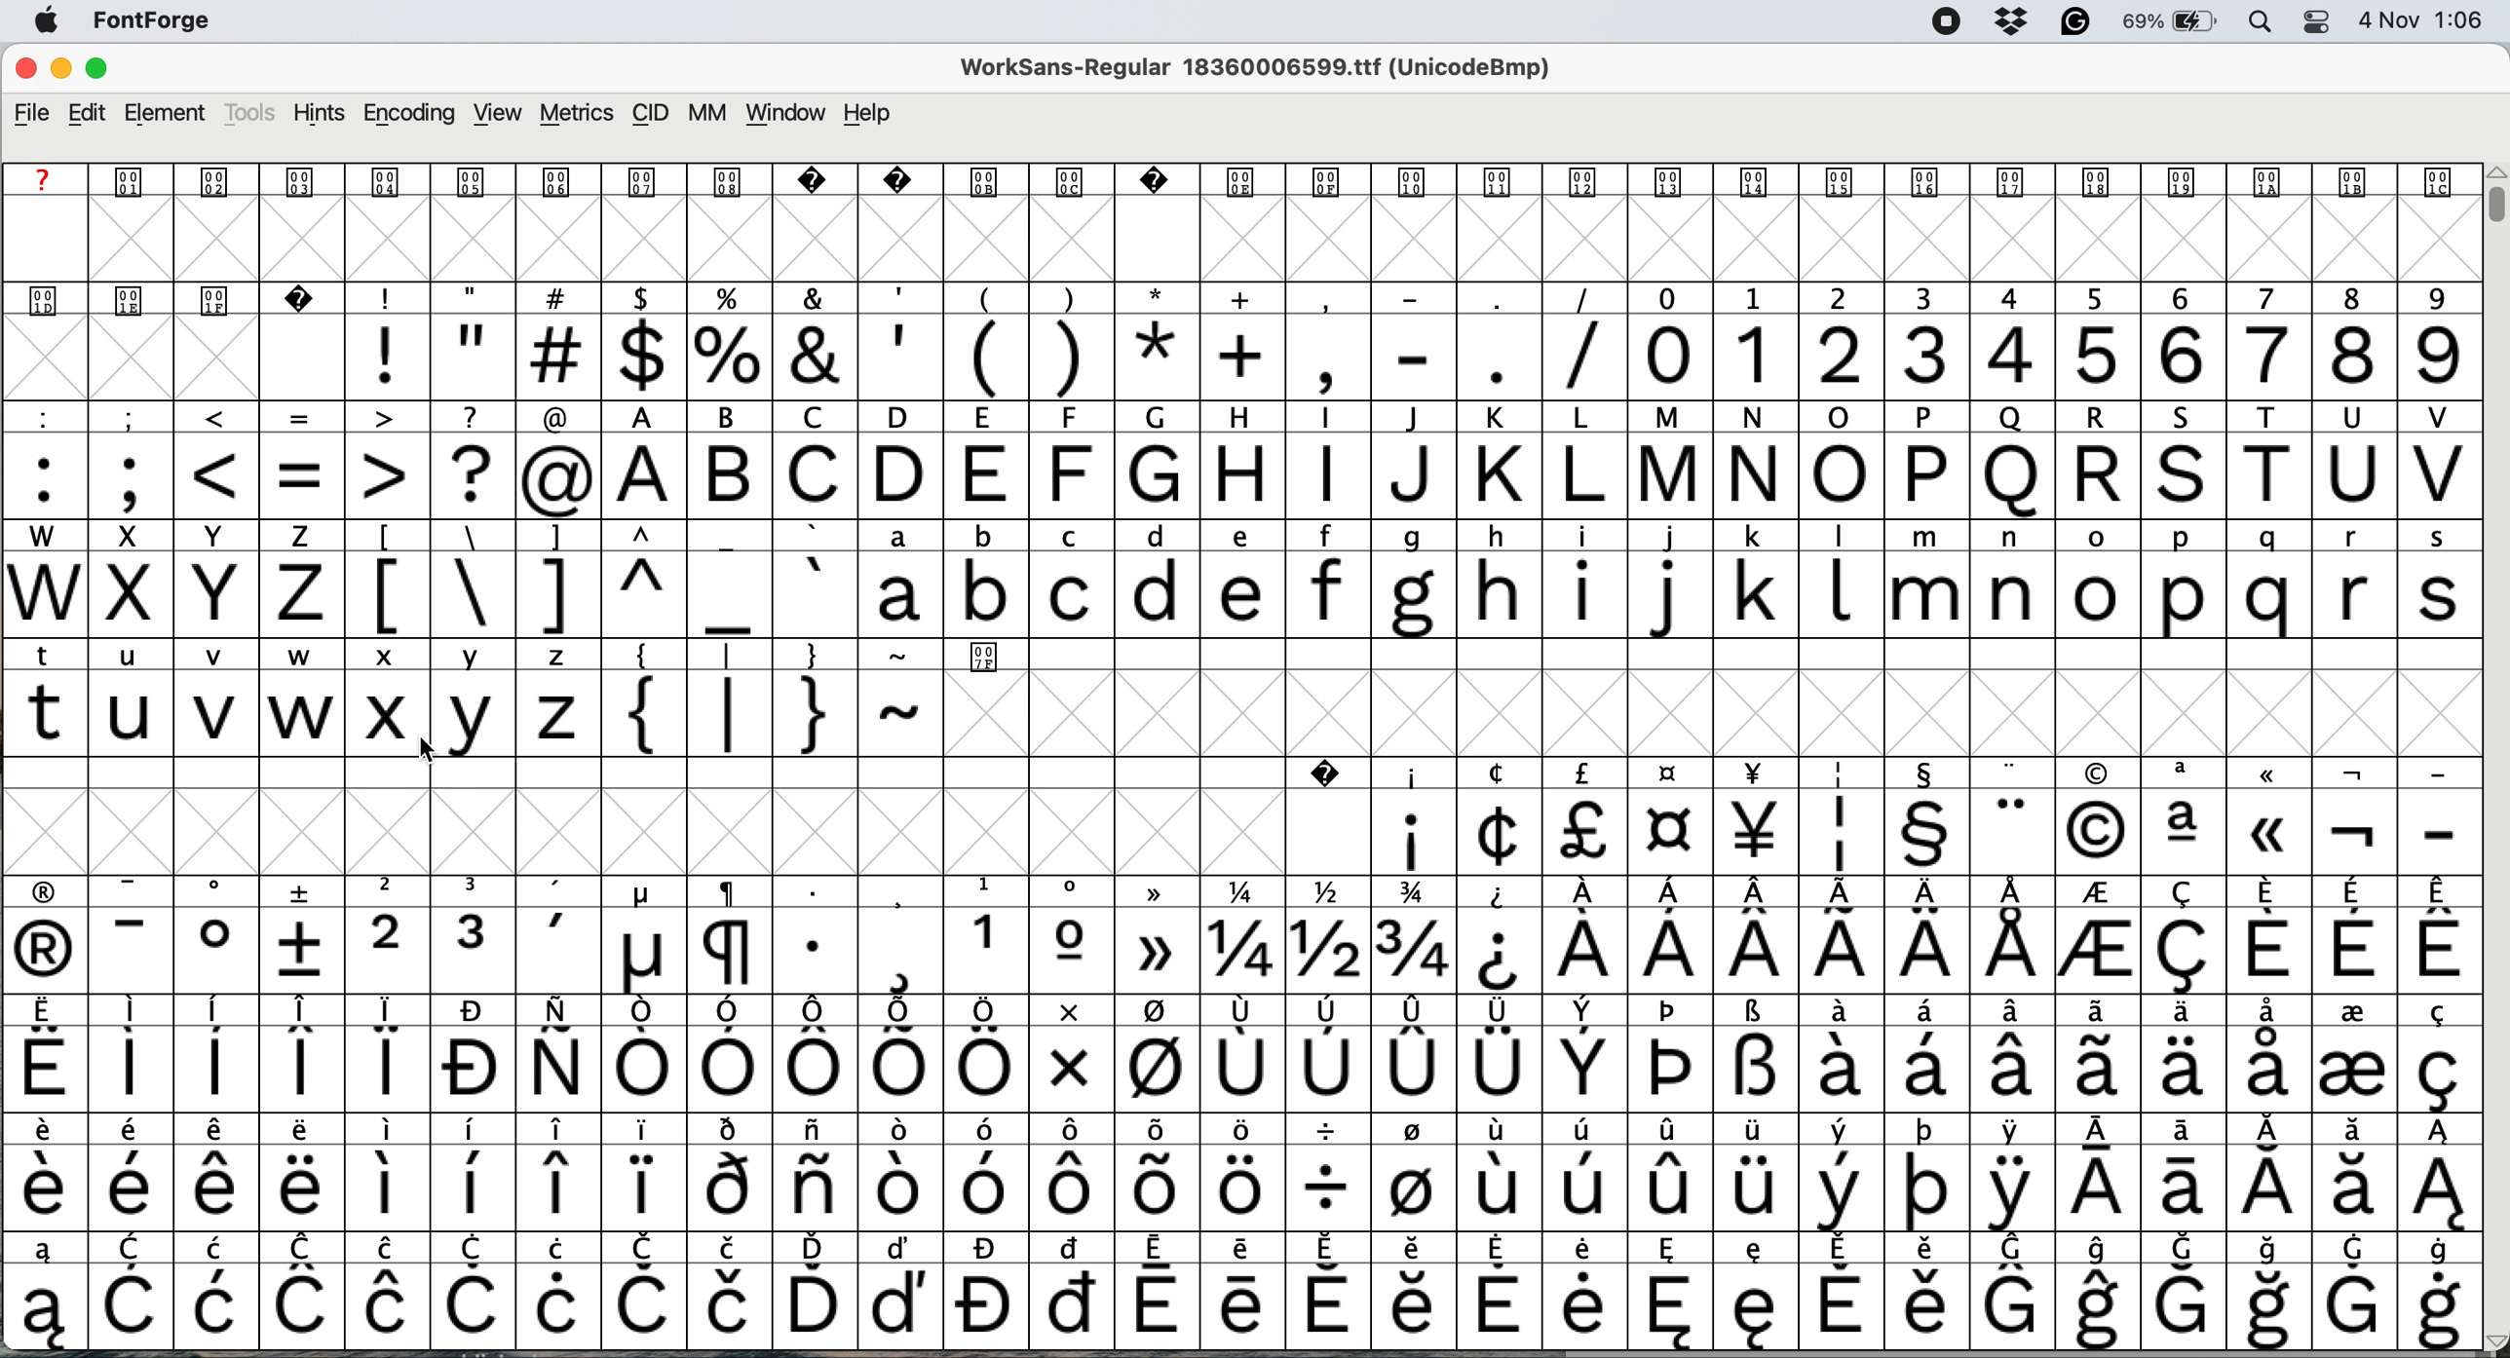 The width and height of the screenshot is (2510, 1358). Describe the element at coordinates (1236, 1305) in the screenshot. I see `special characters` at that location.